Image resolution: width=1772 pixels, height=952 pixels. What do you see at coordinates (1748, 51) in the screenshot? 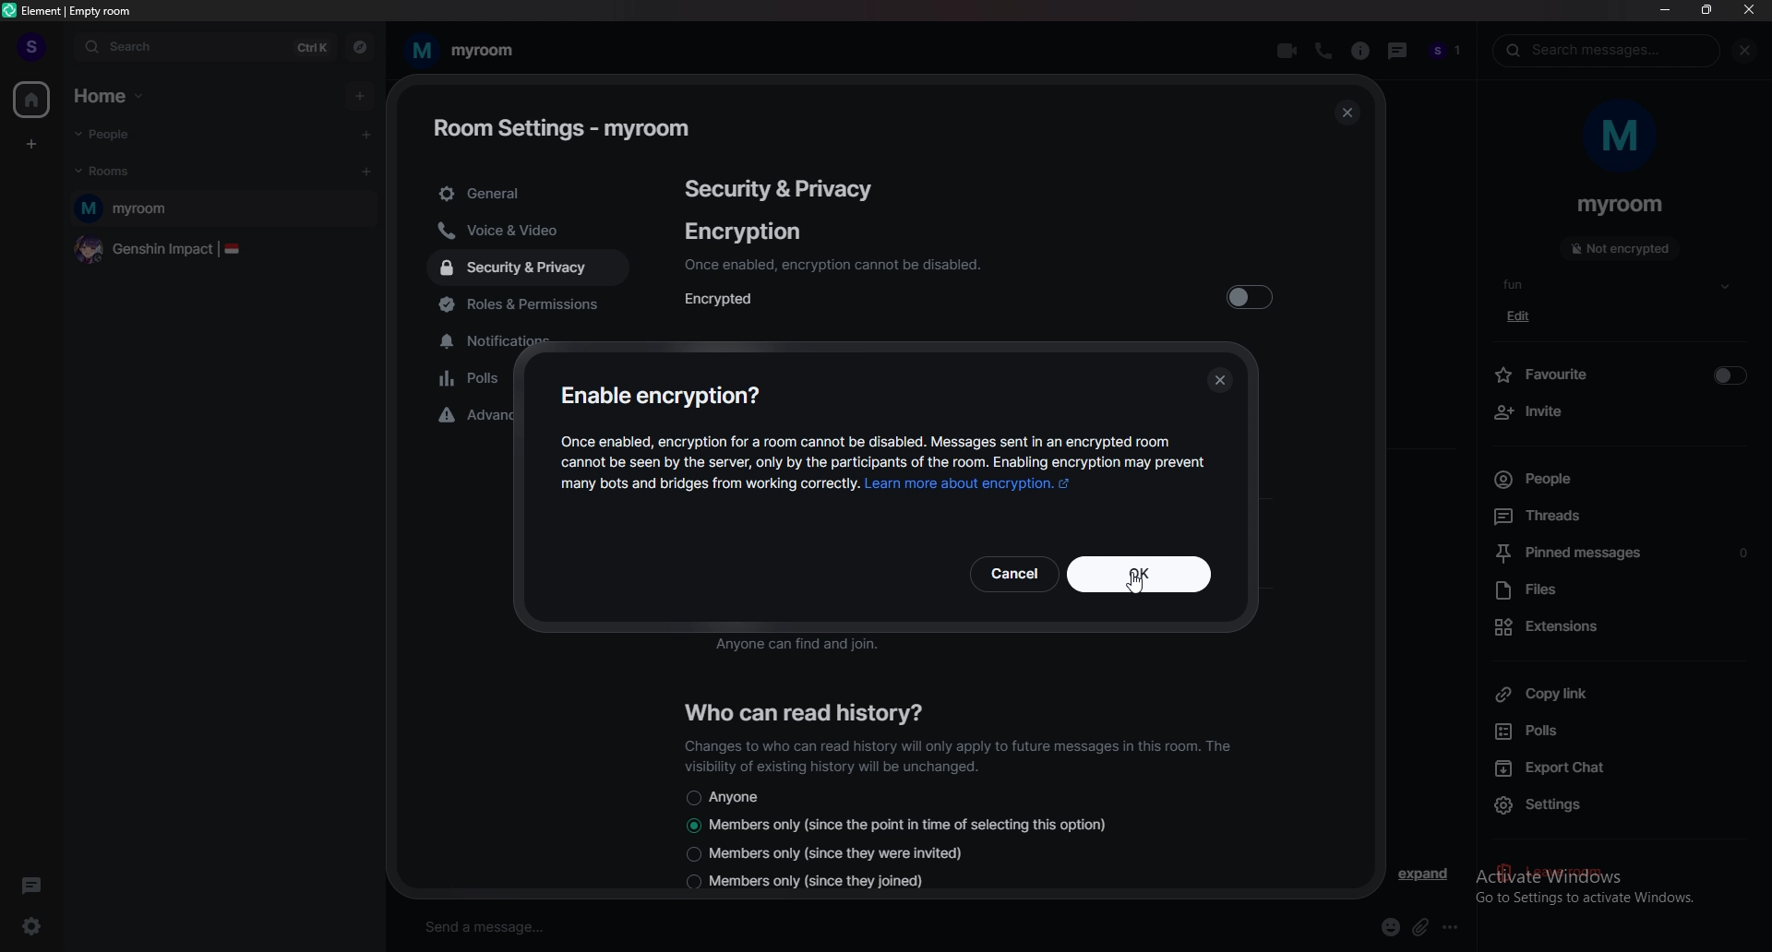
I see `close` at bounding box center [1748, 51].